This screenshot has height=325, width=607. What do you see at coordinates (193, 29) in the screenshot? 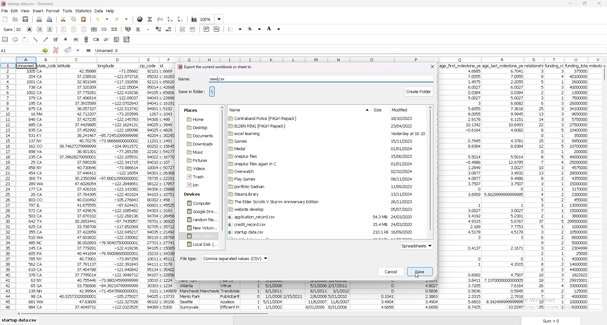
I see `increase indent` at bounding box center [193, 29].